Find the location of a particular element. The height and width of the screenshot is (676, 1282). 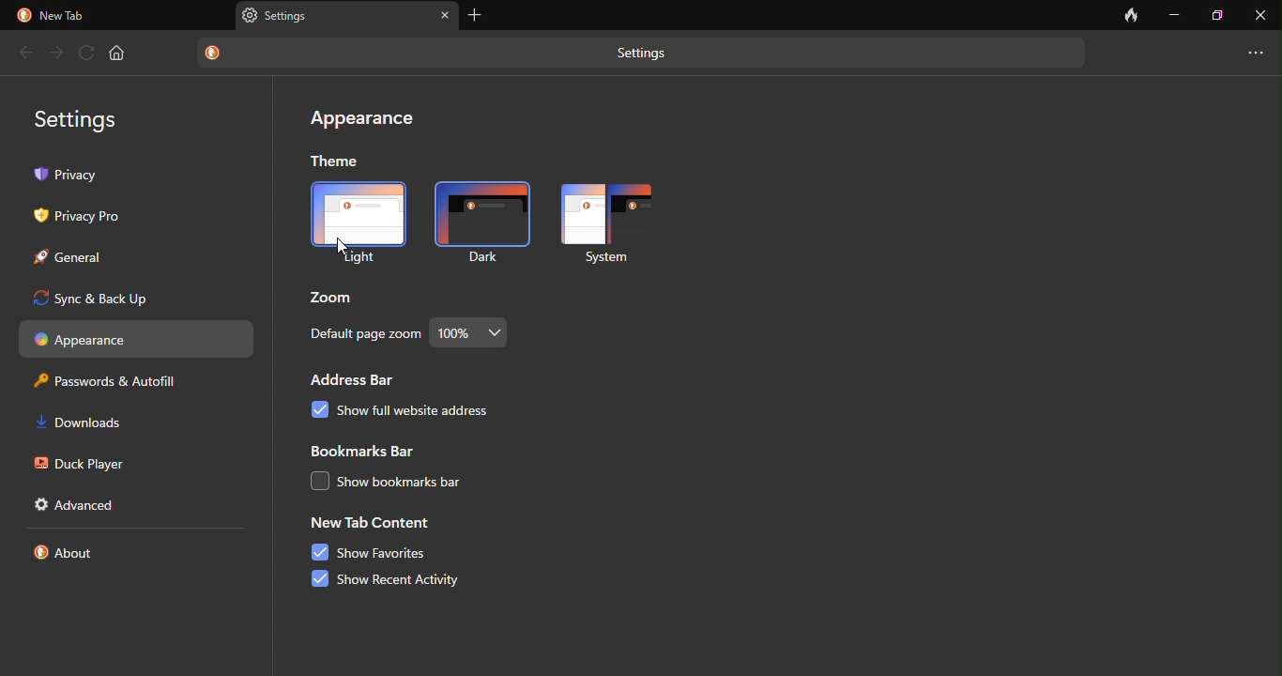

default zoom 100% is located at coordinates (475, 331).